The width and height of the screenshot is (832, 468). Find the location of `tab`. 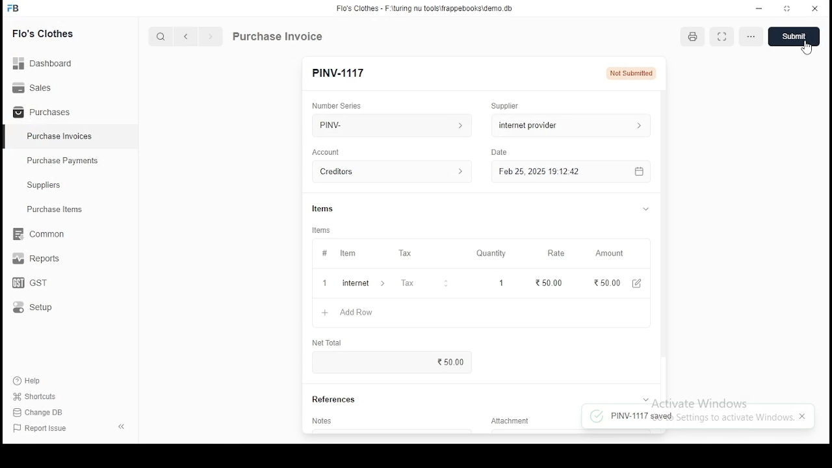

tab is located at coordinates (646, 209).